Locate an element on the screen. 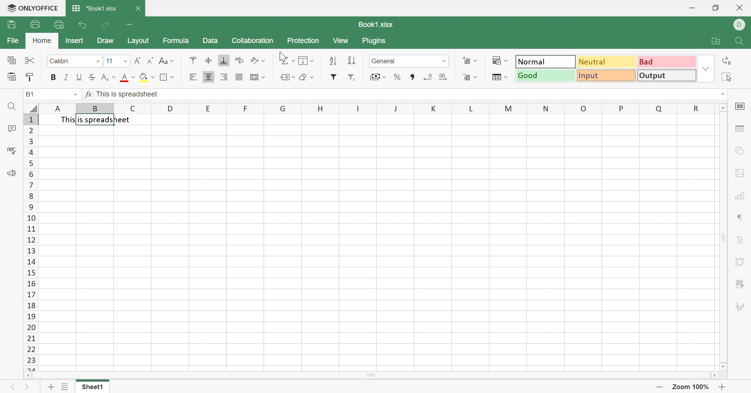  chart settings is located at coordinates (742, 195).